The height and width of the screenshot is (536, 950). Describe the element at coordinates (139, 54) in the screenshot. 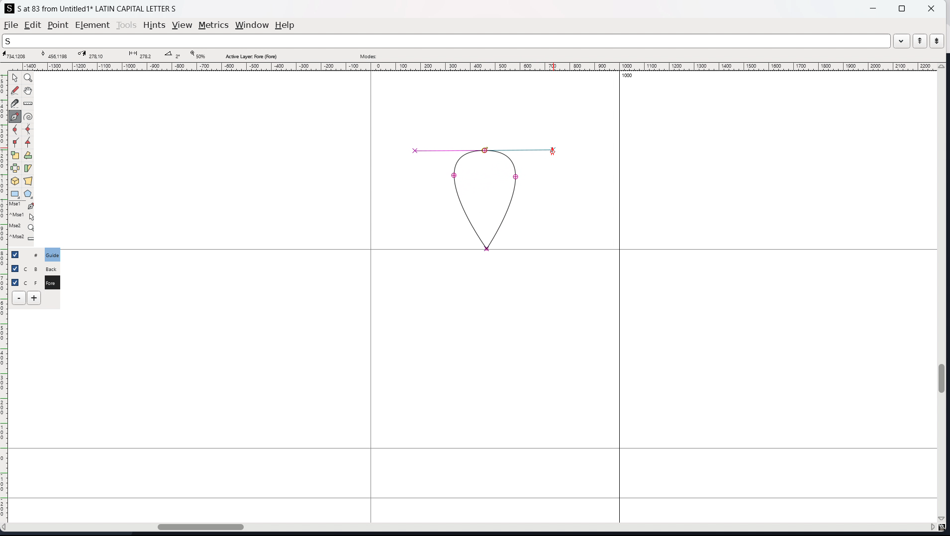

I see `distance between points` at that location.